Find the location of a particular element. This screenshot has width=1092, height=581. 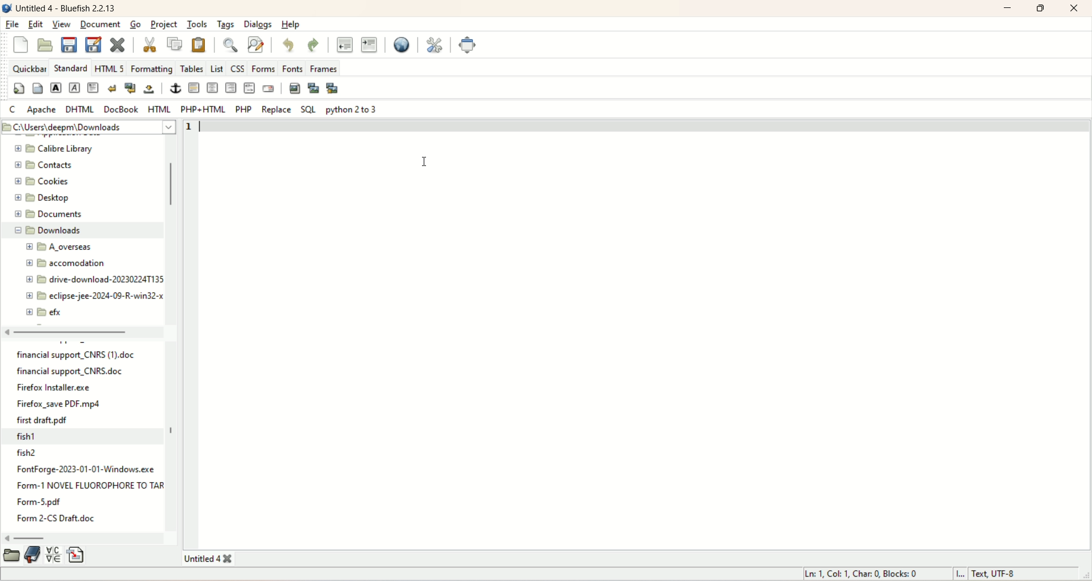

paste is located at coordinates (198, 44).